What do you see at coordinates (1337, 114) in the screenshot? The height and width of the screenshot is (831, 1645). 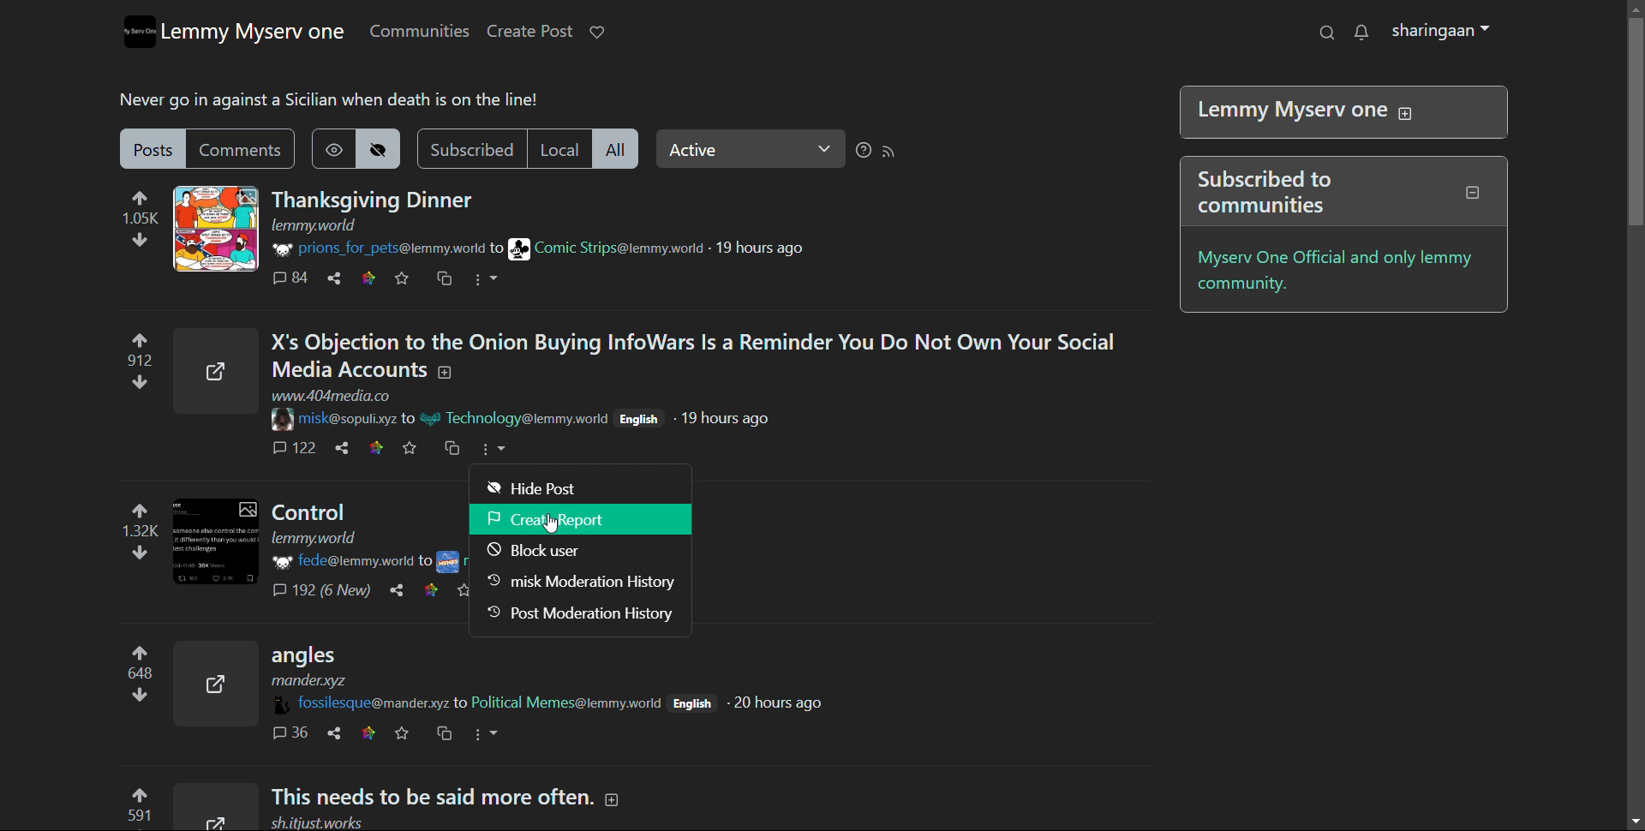 I see `Lemmy Myserv one` at bounding box center [1337, 114].